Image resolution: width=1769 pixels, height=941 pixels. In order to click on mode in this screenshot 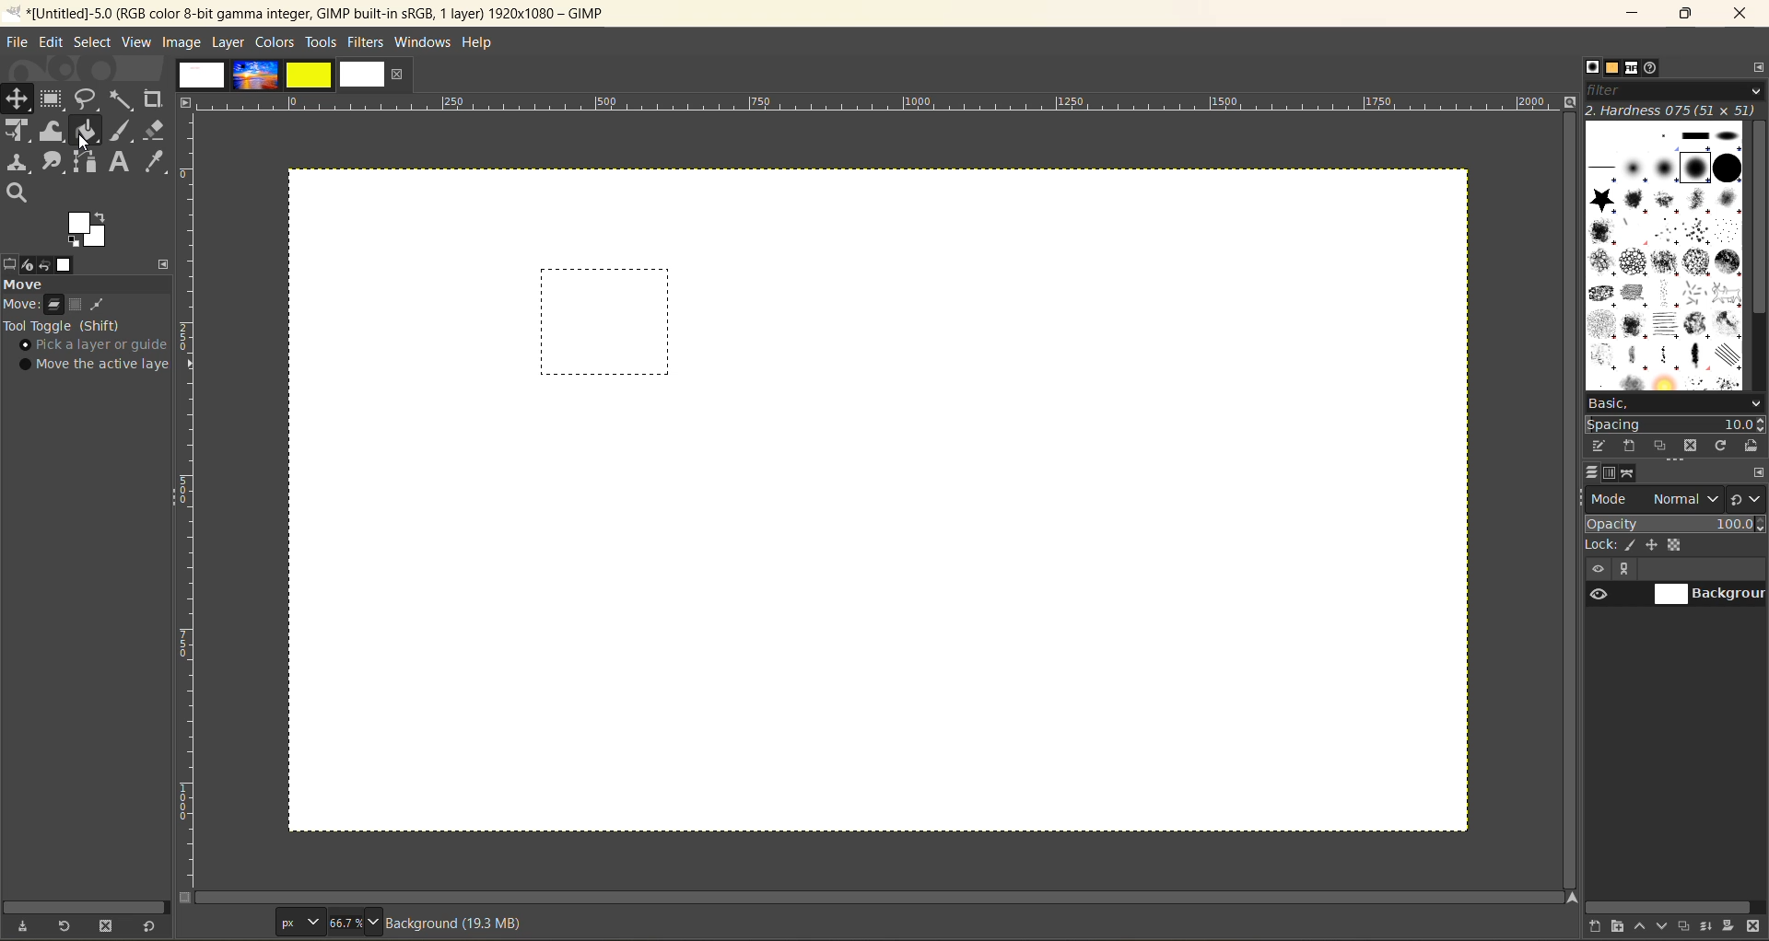, I will do `click(1656, 499)`.